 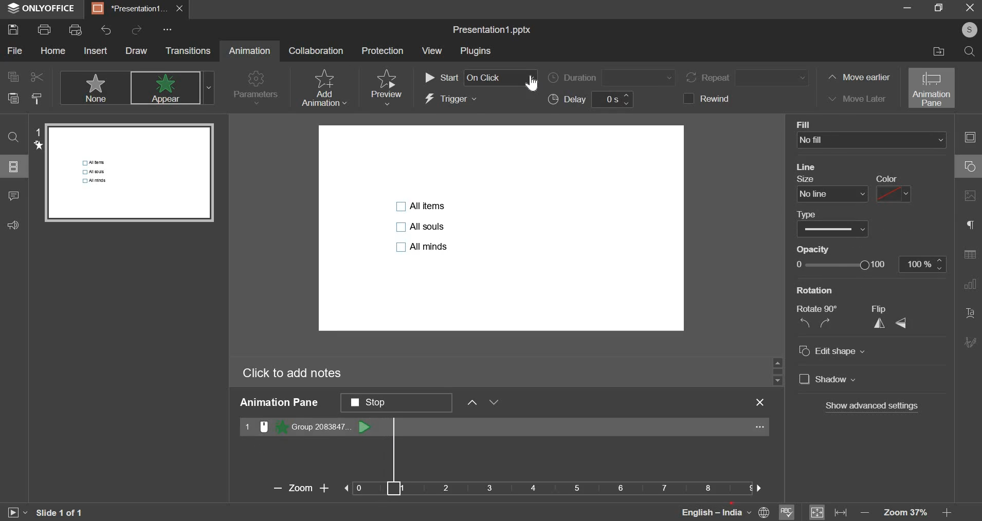 I want to click on zoom, so click(x=510, y=488).